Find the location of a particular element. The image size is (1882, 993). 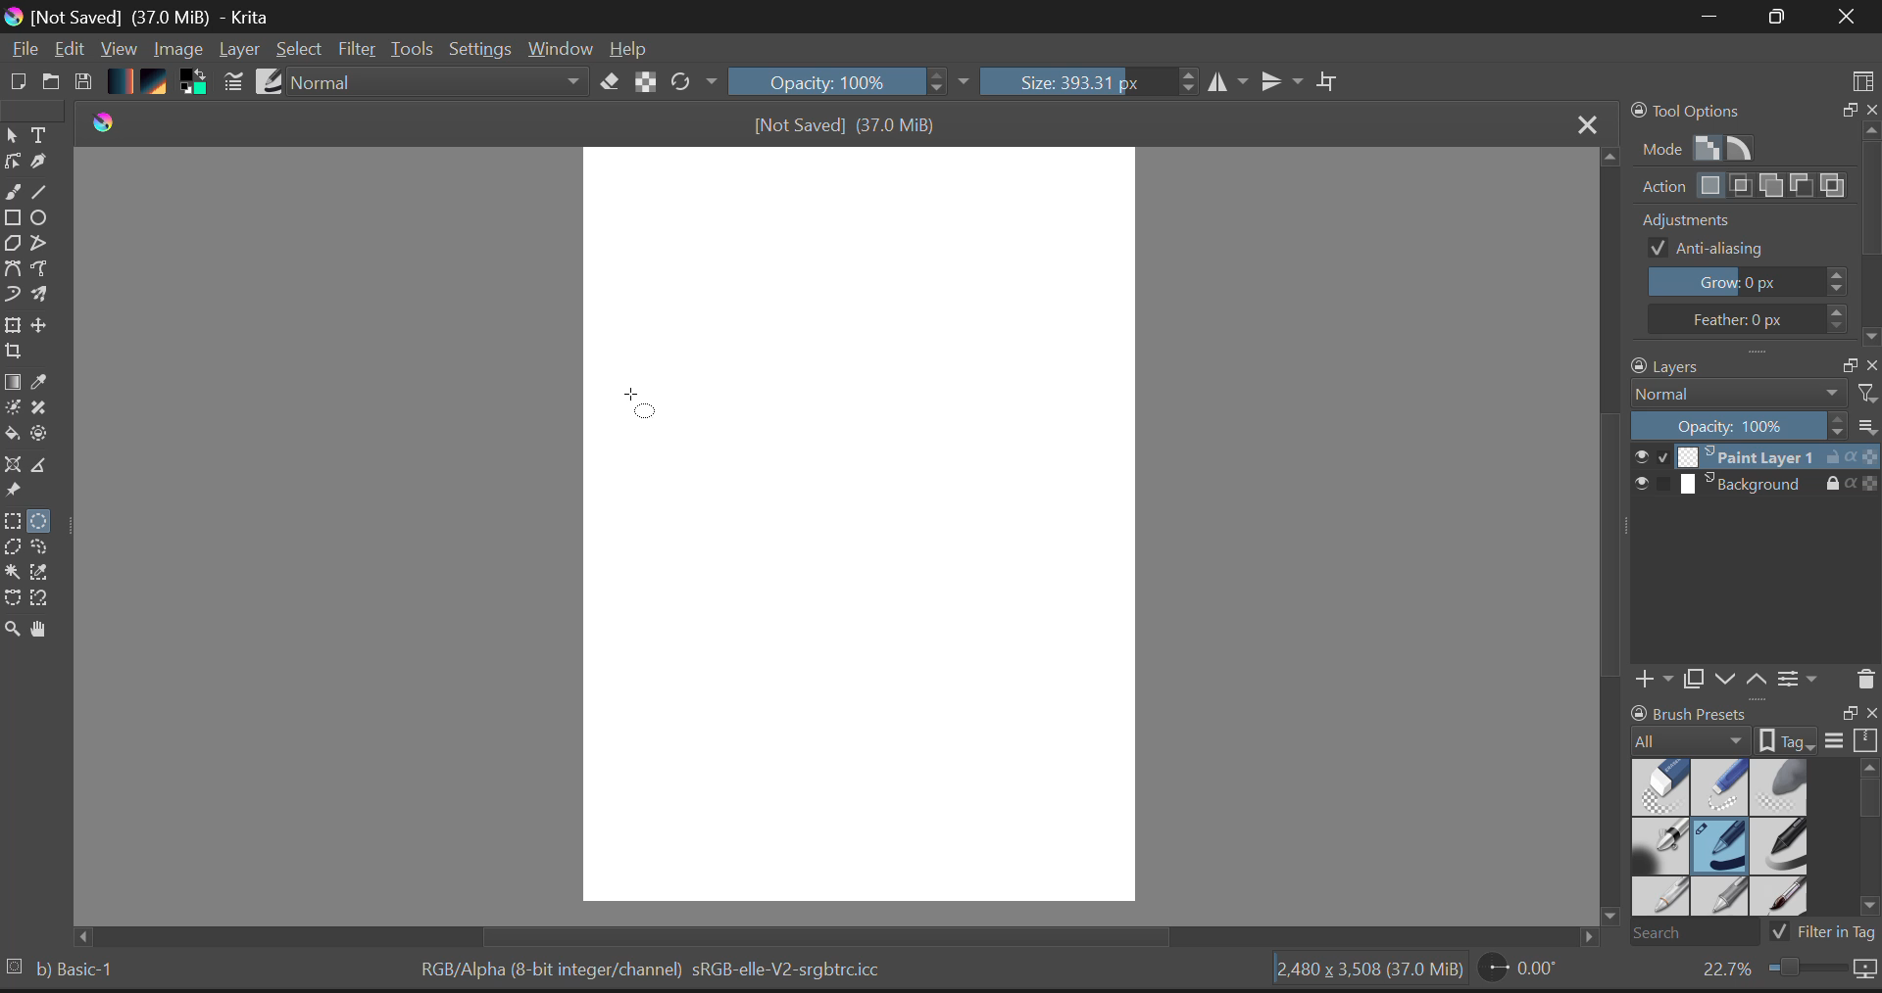

Freehand Selection is located at coordinates (51, 549).